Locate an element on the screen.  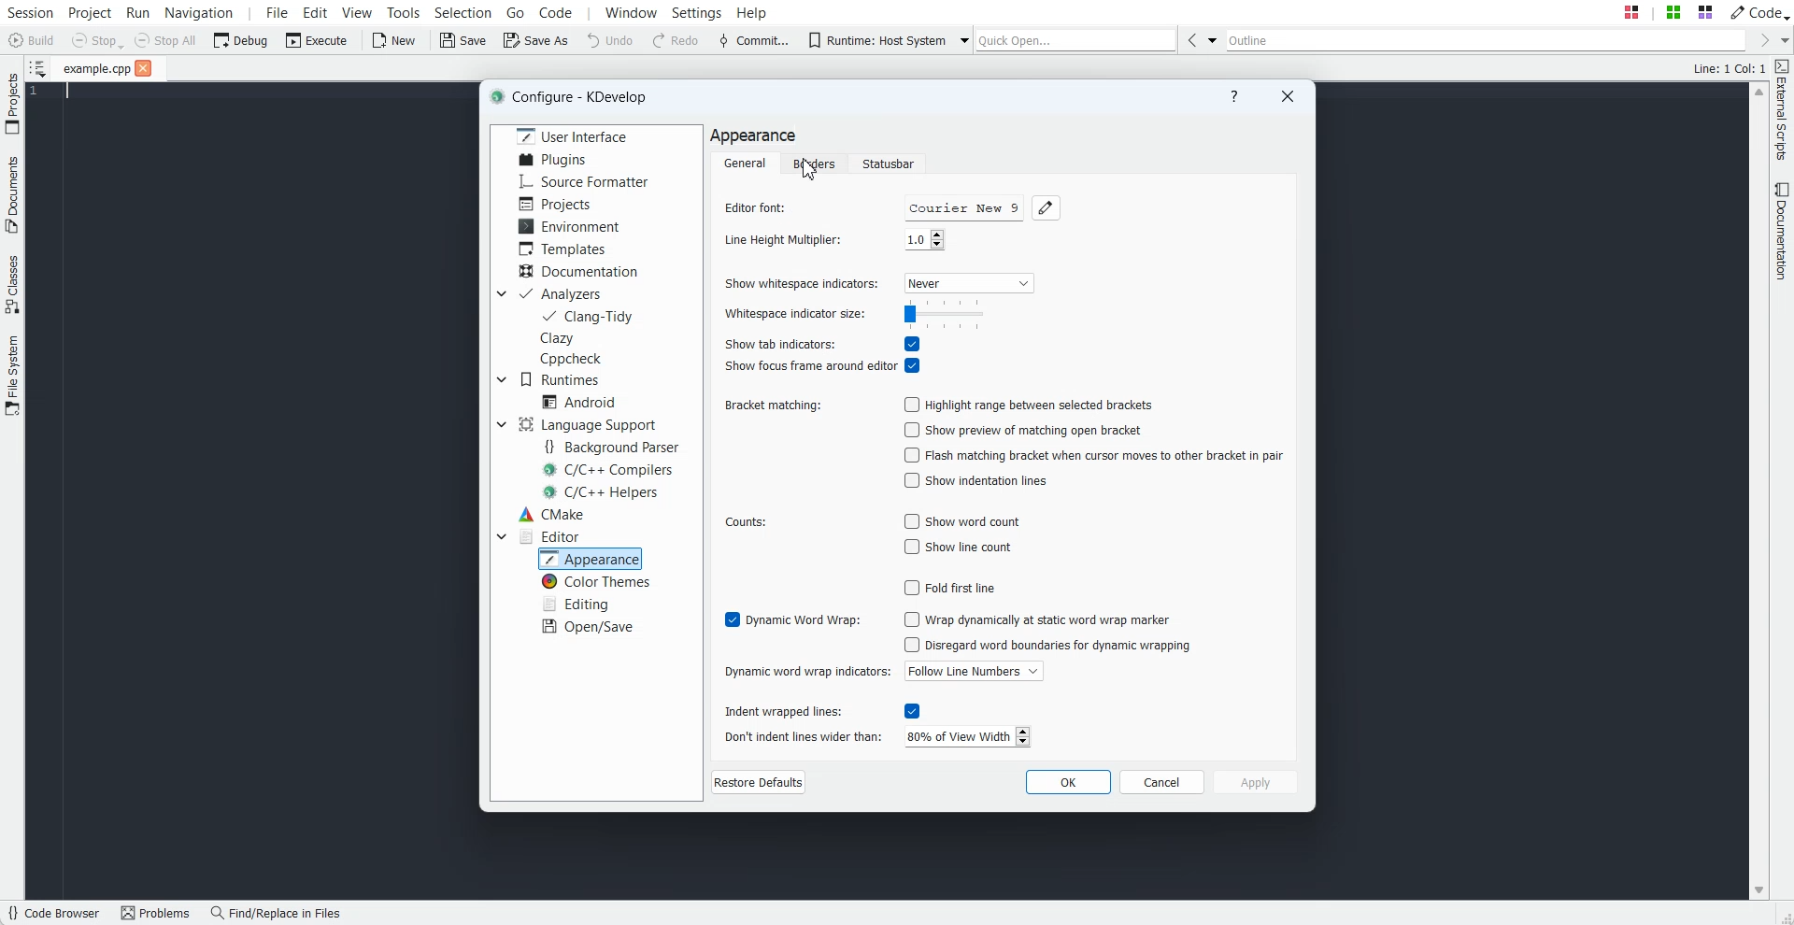
Problems is located at coordinates (160, 913).